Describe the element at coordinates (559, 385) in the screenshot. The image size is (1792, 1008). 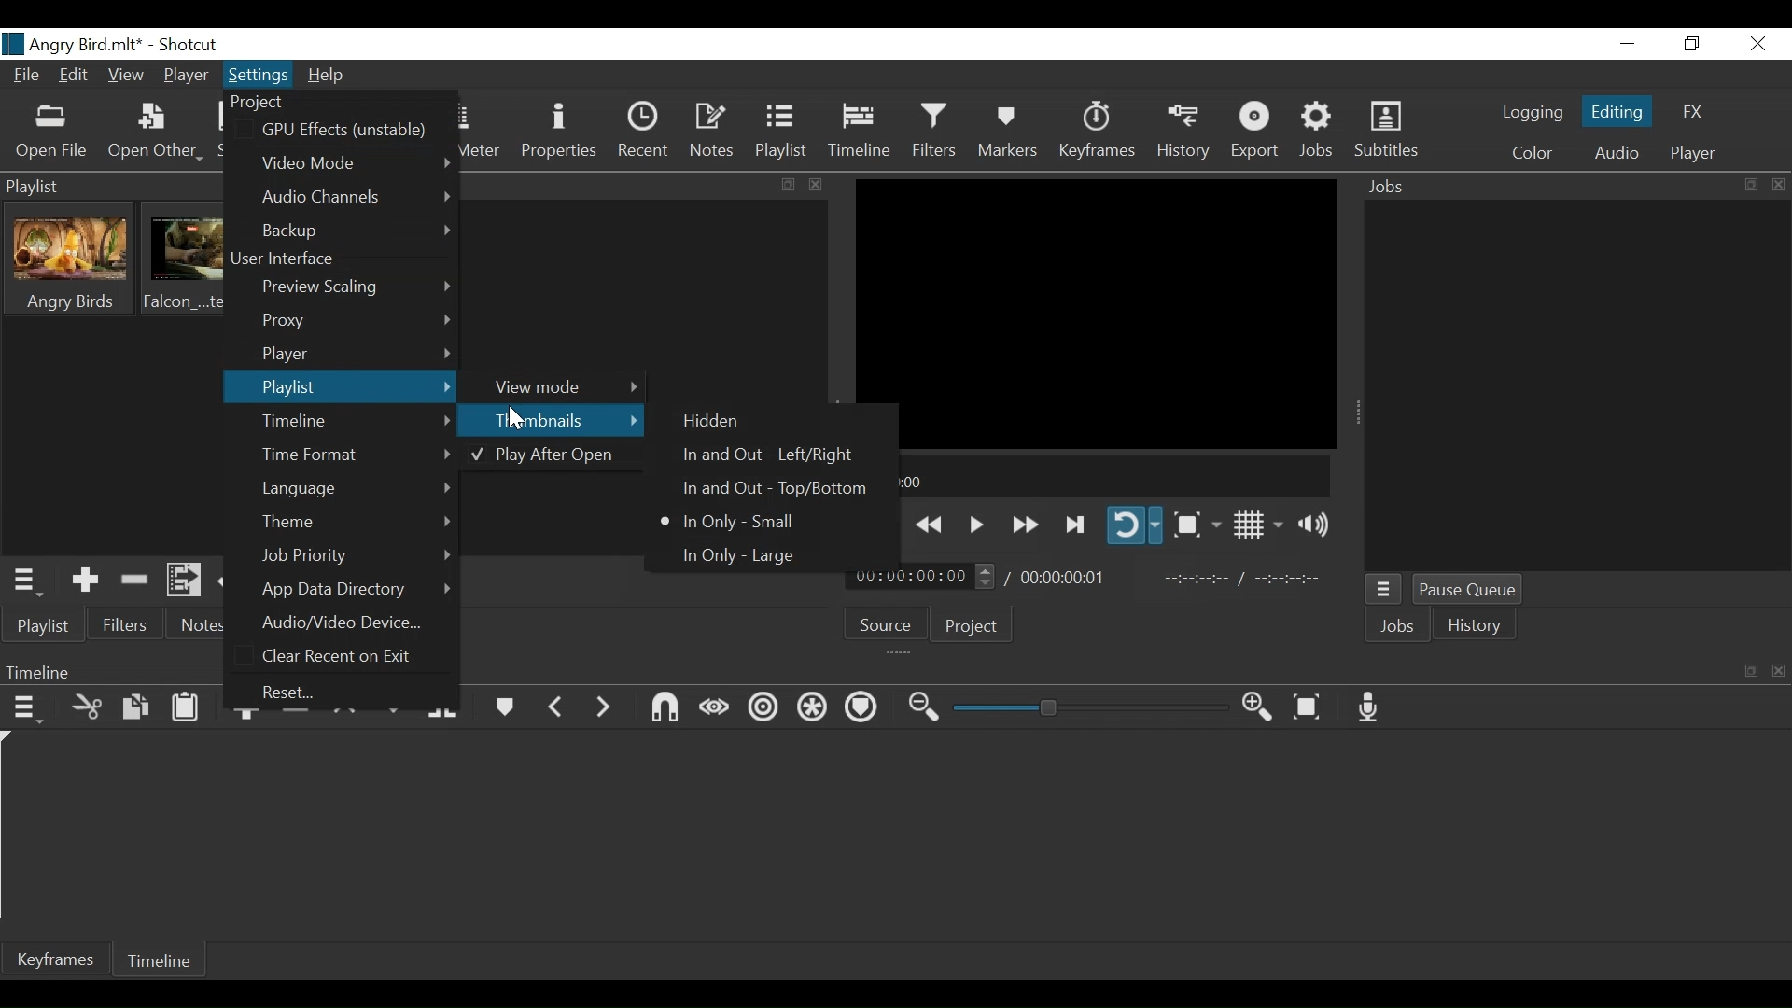
I see `View mode` at that location.